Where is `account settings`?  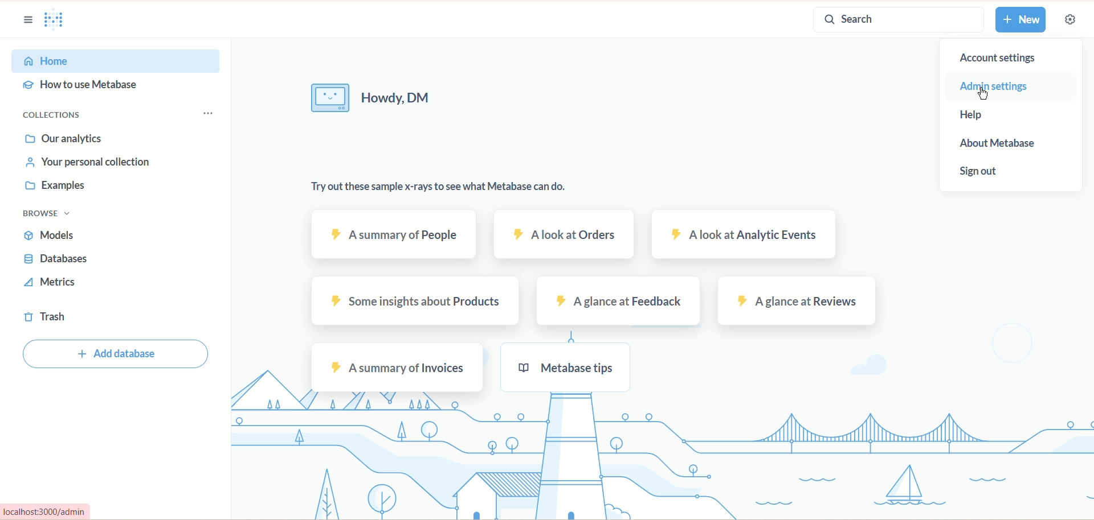 account settings is located at coordinates (997, 61).